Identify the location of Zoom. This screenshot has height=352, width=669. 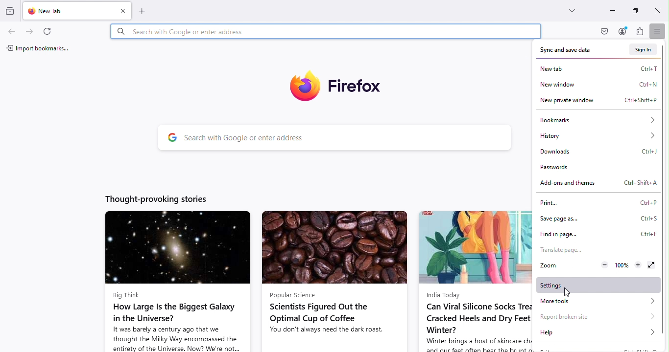
(548, 266).